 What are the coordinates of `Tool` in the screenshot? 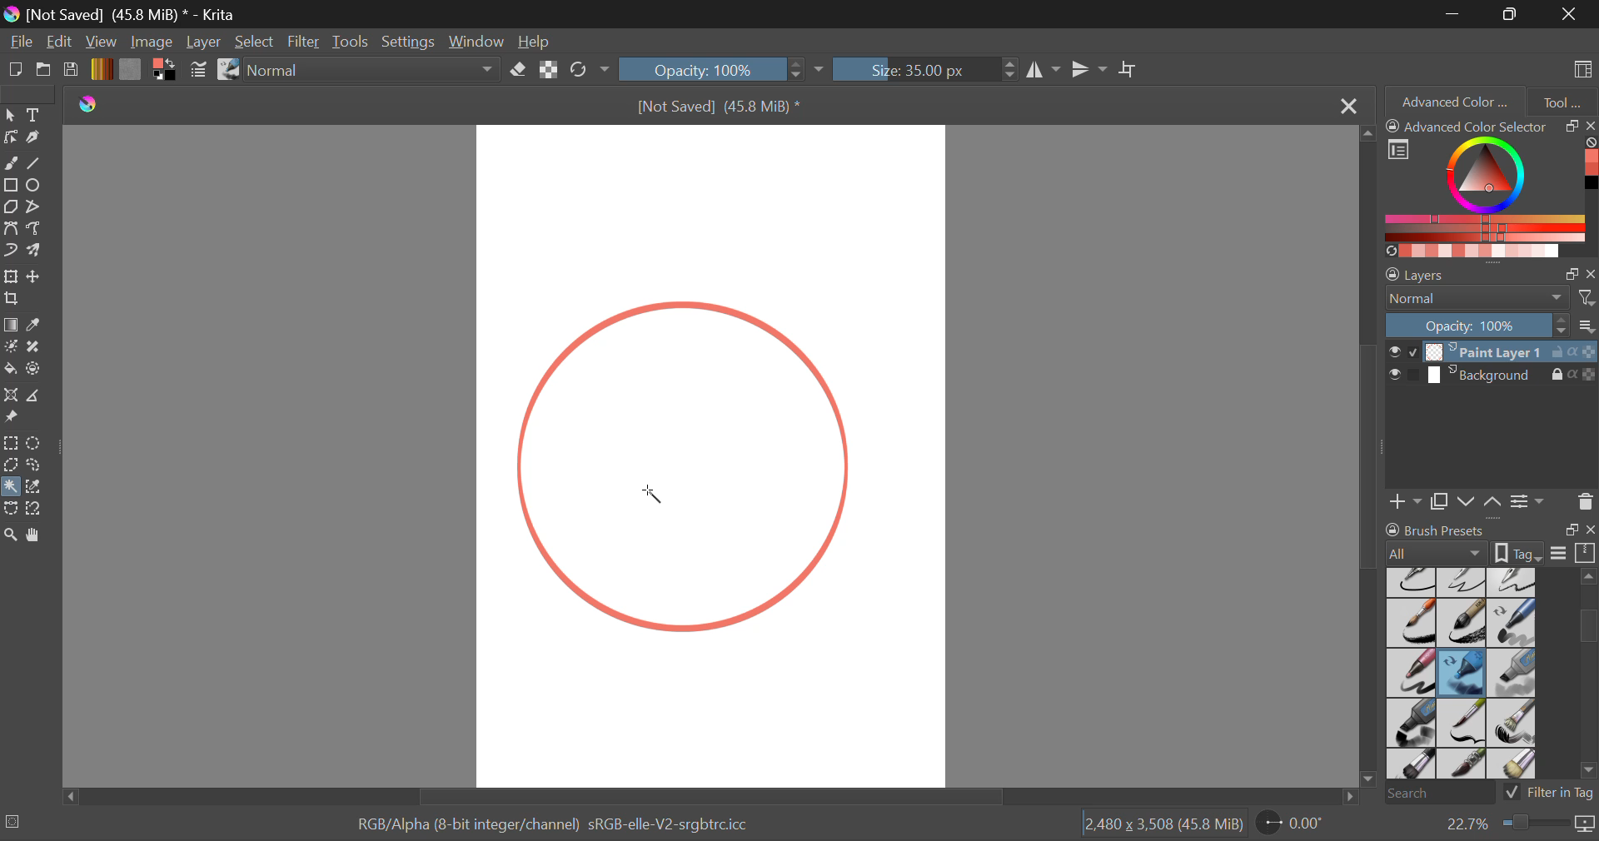 It's located at (1562, 100).